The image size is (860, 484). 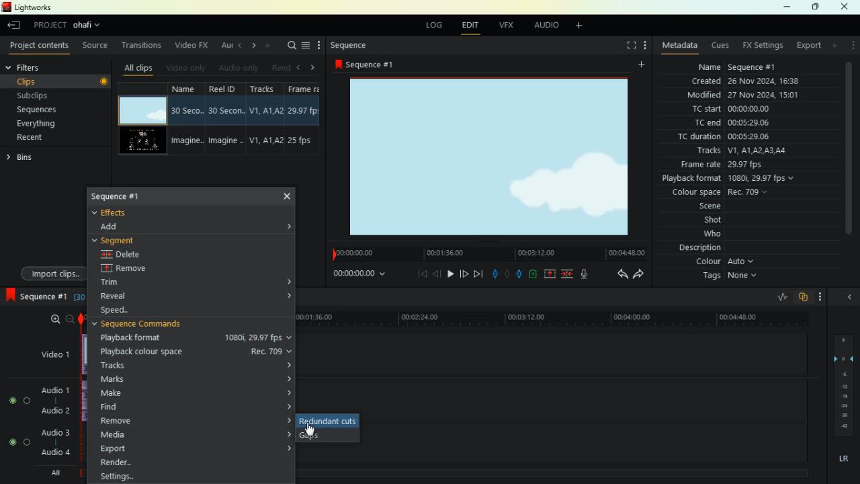 I want to click on more, so click(x=318, y=45).